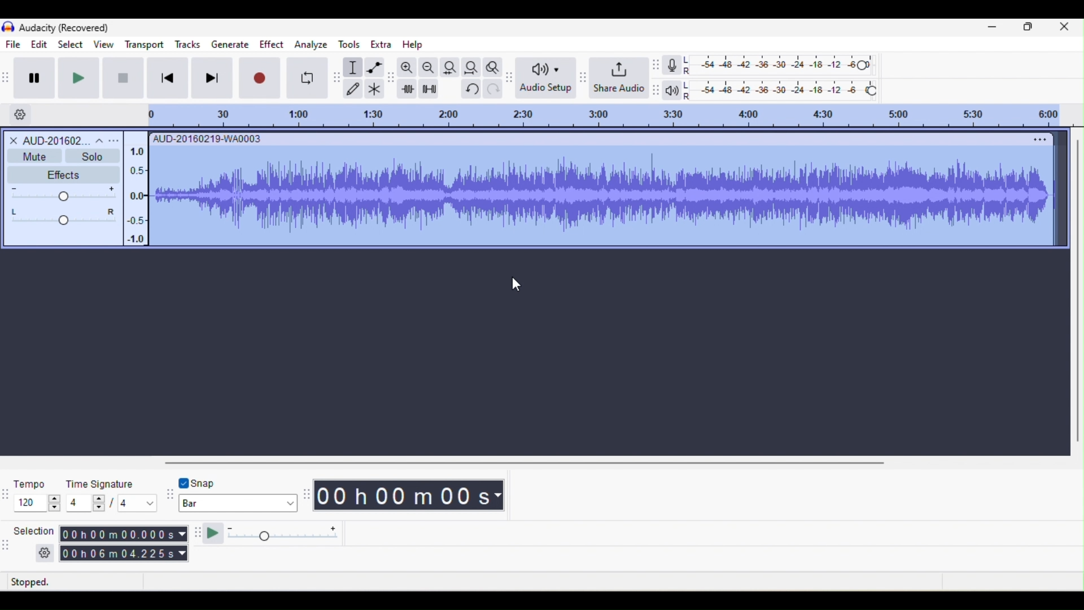  I want to click on 00 h 00 m 00 s, so click(410, 497).